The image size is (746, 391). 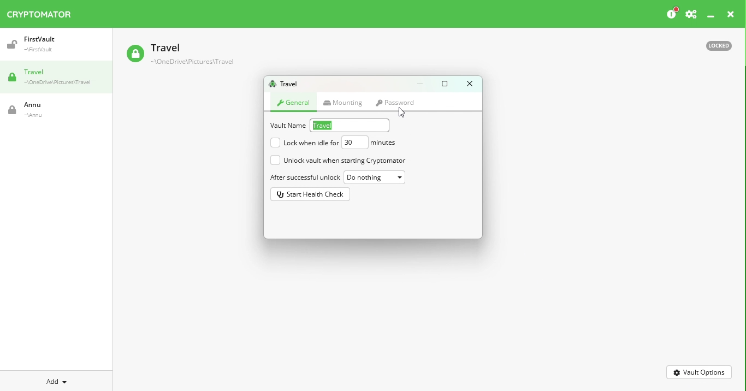 What do you see at coordinates (700, 371) in the screenshot?
I see `Vault options` at bounding box center [700, 371].